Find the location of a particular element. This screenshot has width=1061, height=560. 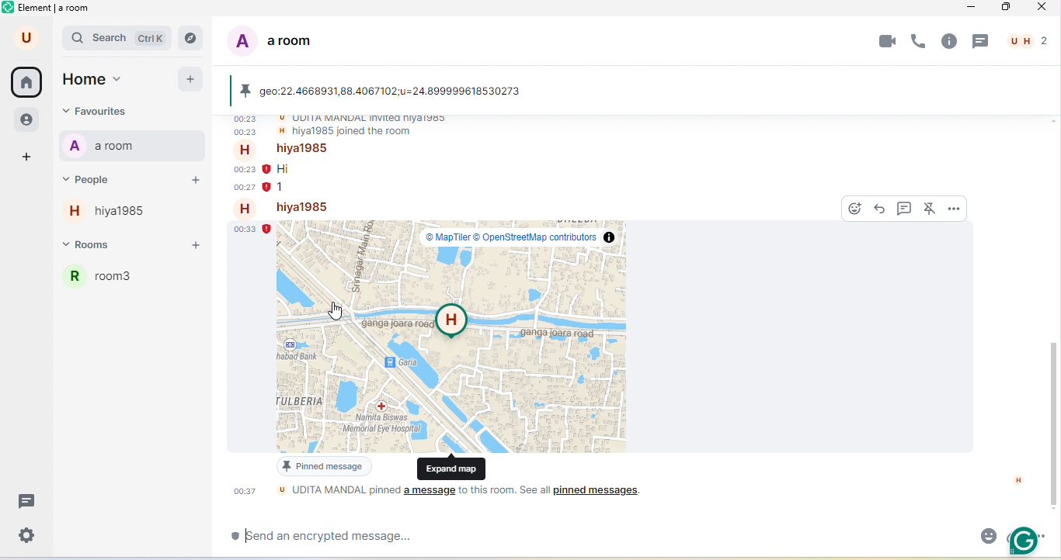

threads is located at coordinates (29, 502).